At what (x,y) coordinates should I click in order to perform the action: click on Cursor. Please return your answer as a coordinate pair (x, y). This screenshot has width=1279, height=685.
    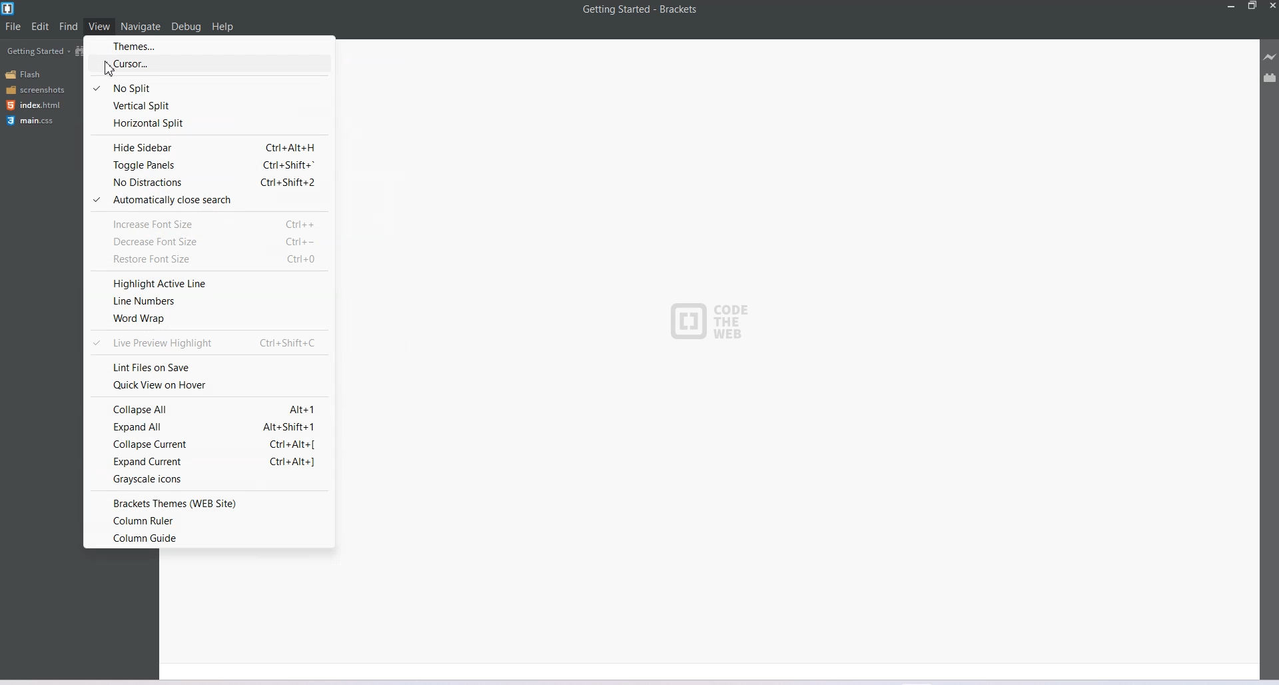
    Looking at the image, I should click on (208, 66).